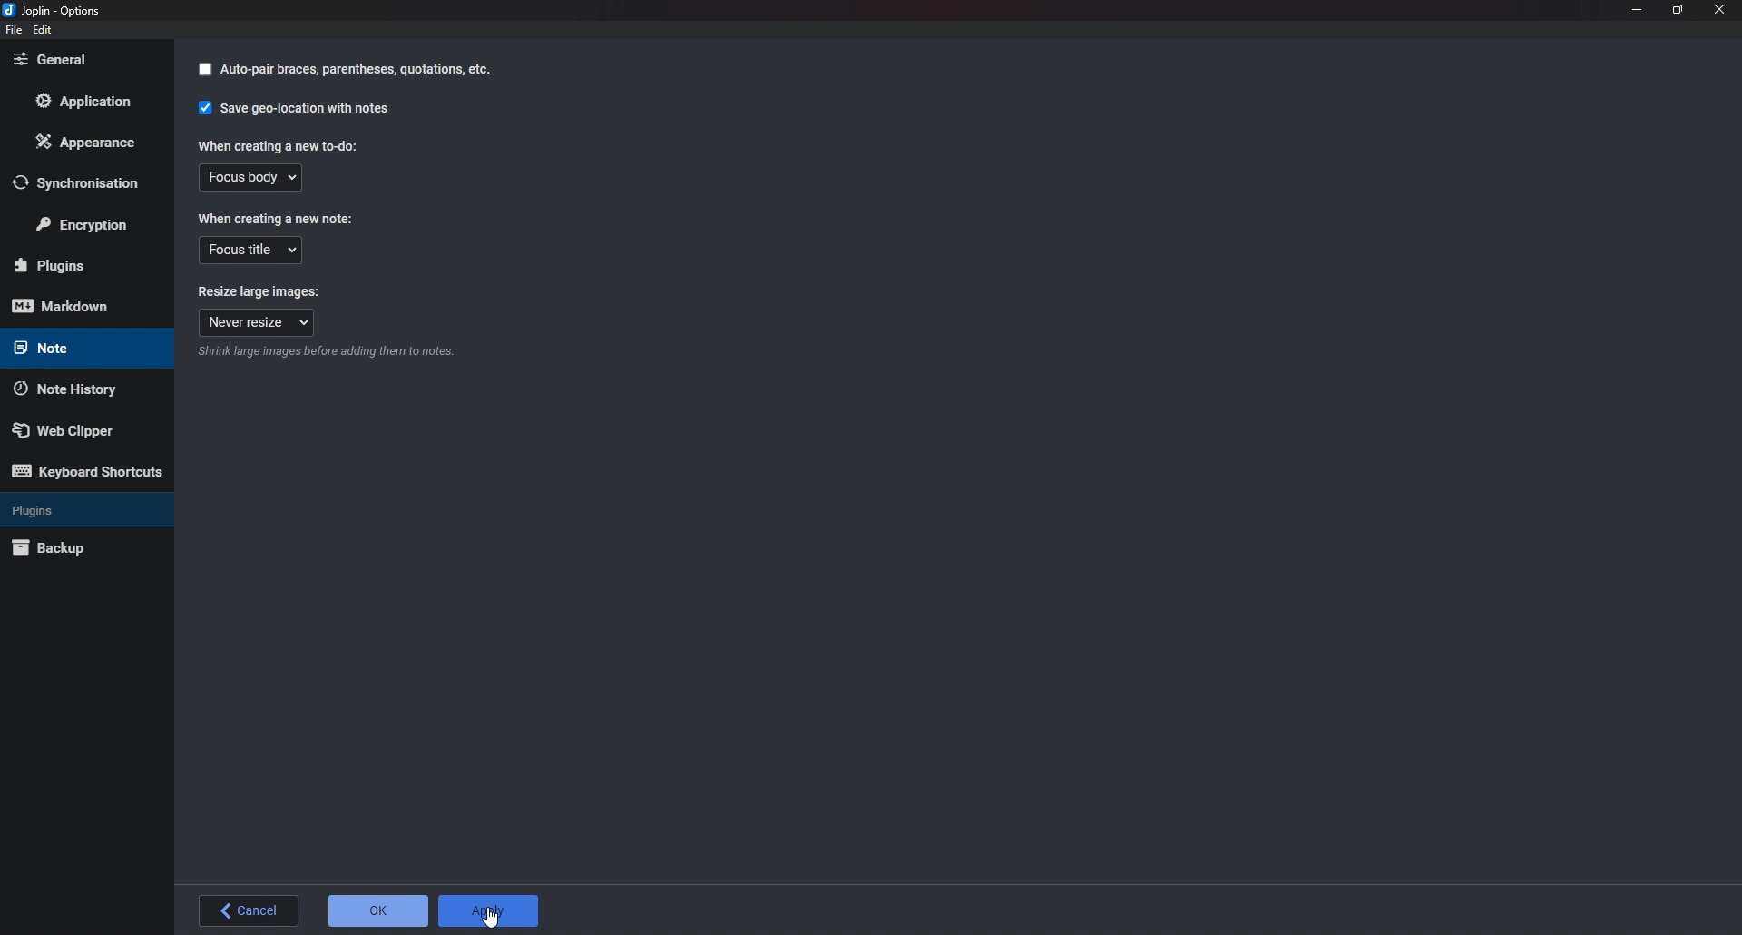  I want to click on Never resize, so click(258, 322).